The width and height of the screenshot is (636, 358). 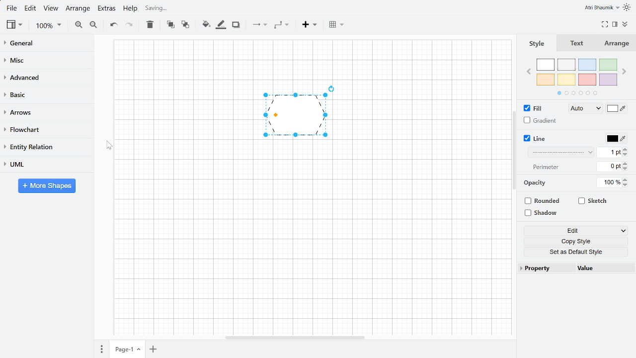 I want to click on More shapes, so click(x=47, y=186).